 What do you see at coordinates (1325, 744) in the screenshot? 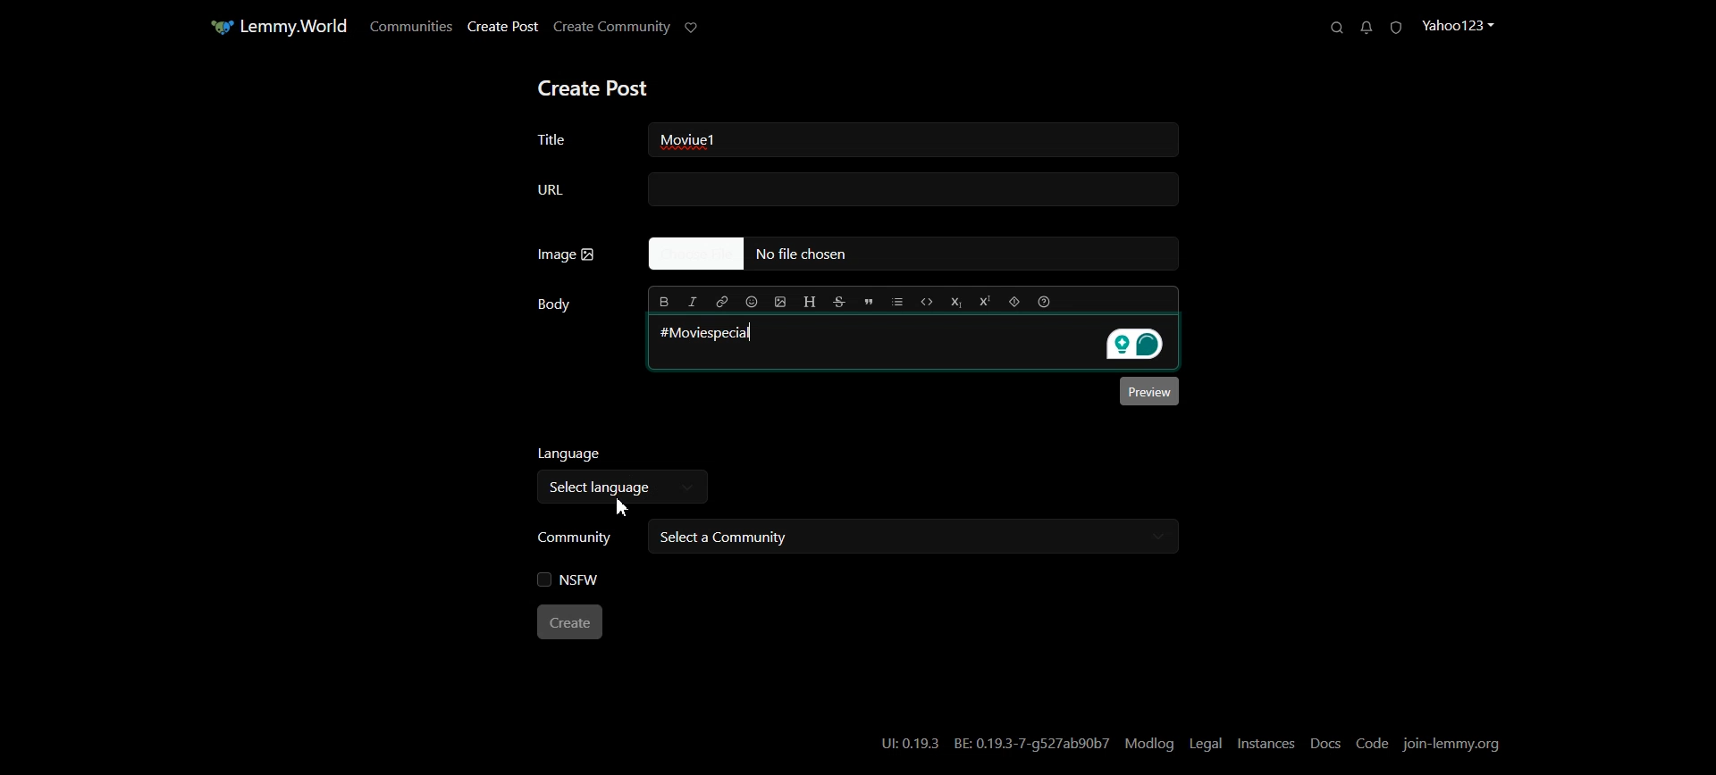
I see `Docs` at bounding box center [1325, 744].